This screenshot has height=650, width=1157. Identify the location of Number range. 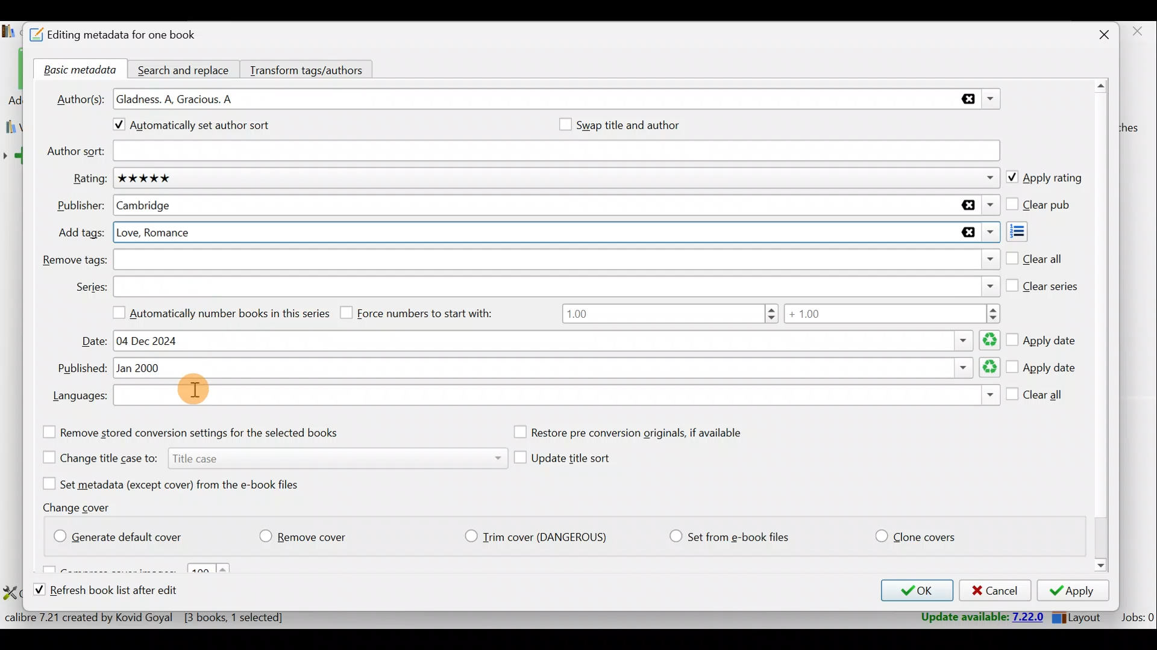
(780, 315).